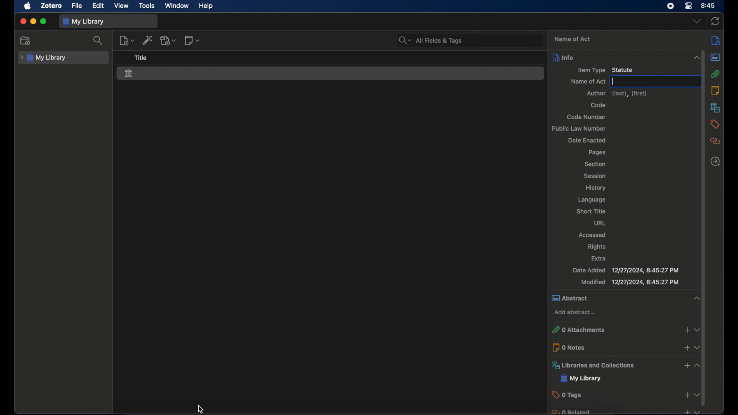  Describe the element at coordinates (84, 22) in the screenshot. I see `my library` at that location.